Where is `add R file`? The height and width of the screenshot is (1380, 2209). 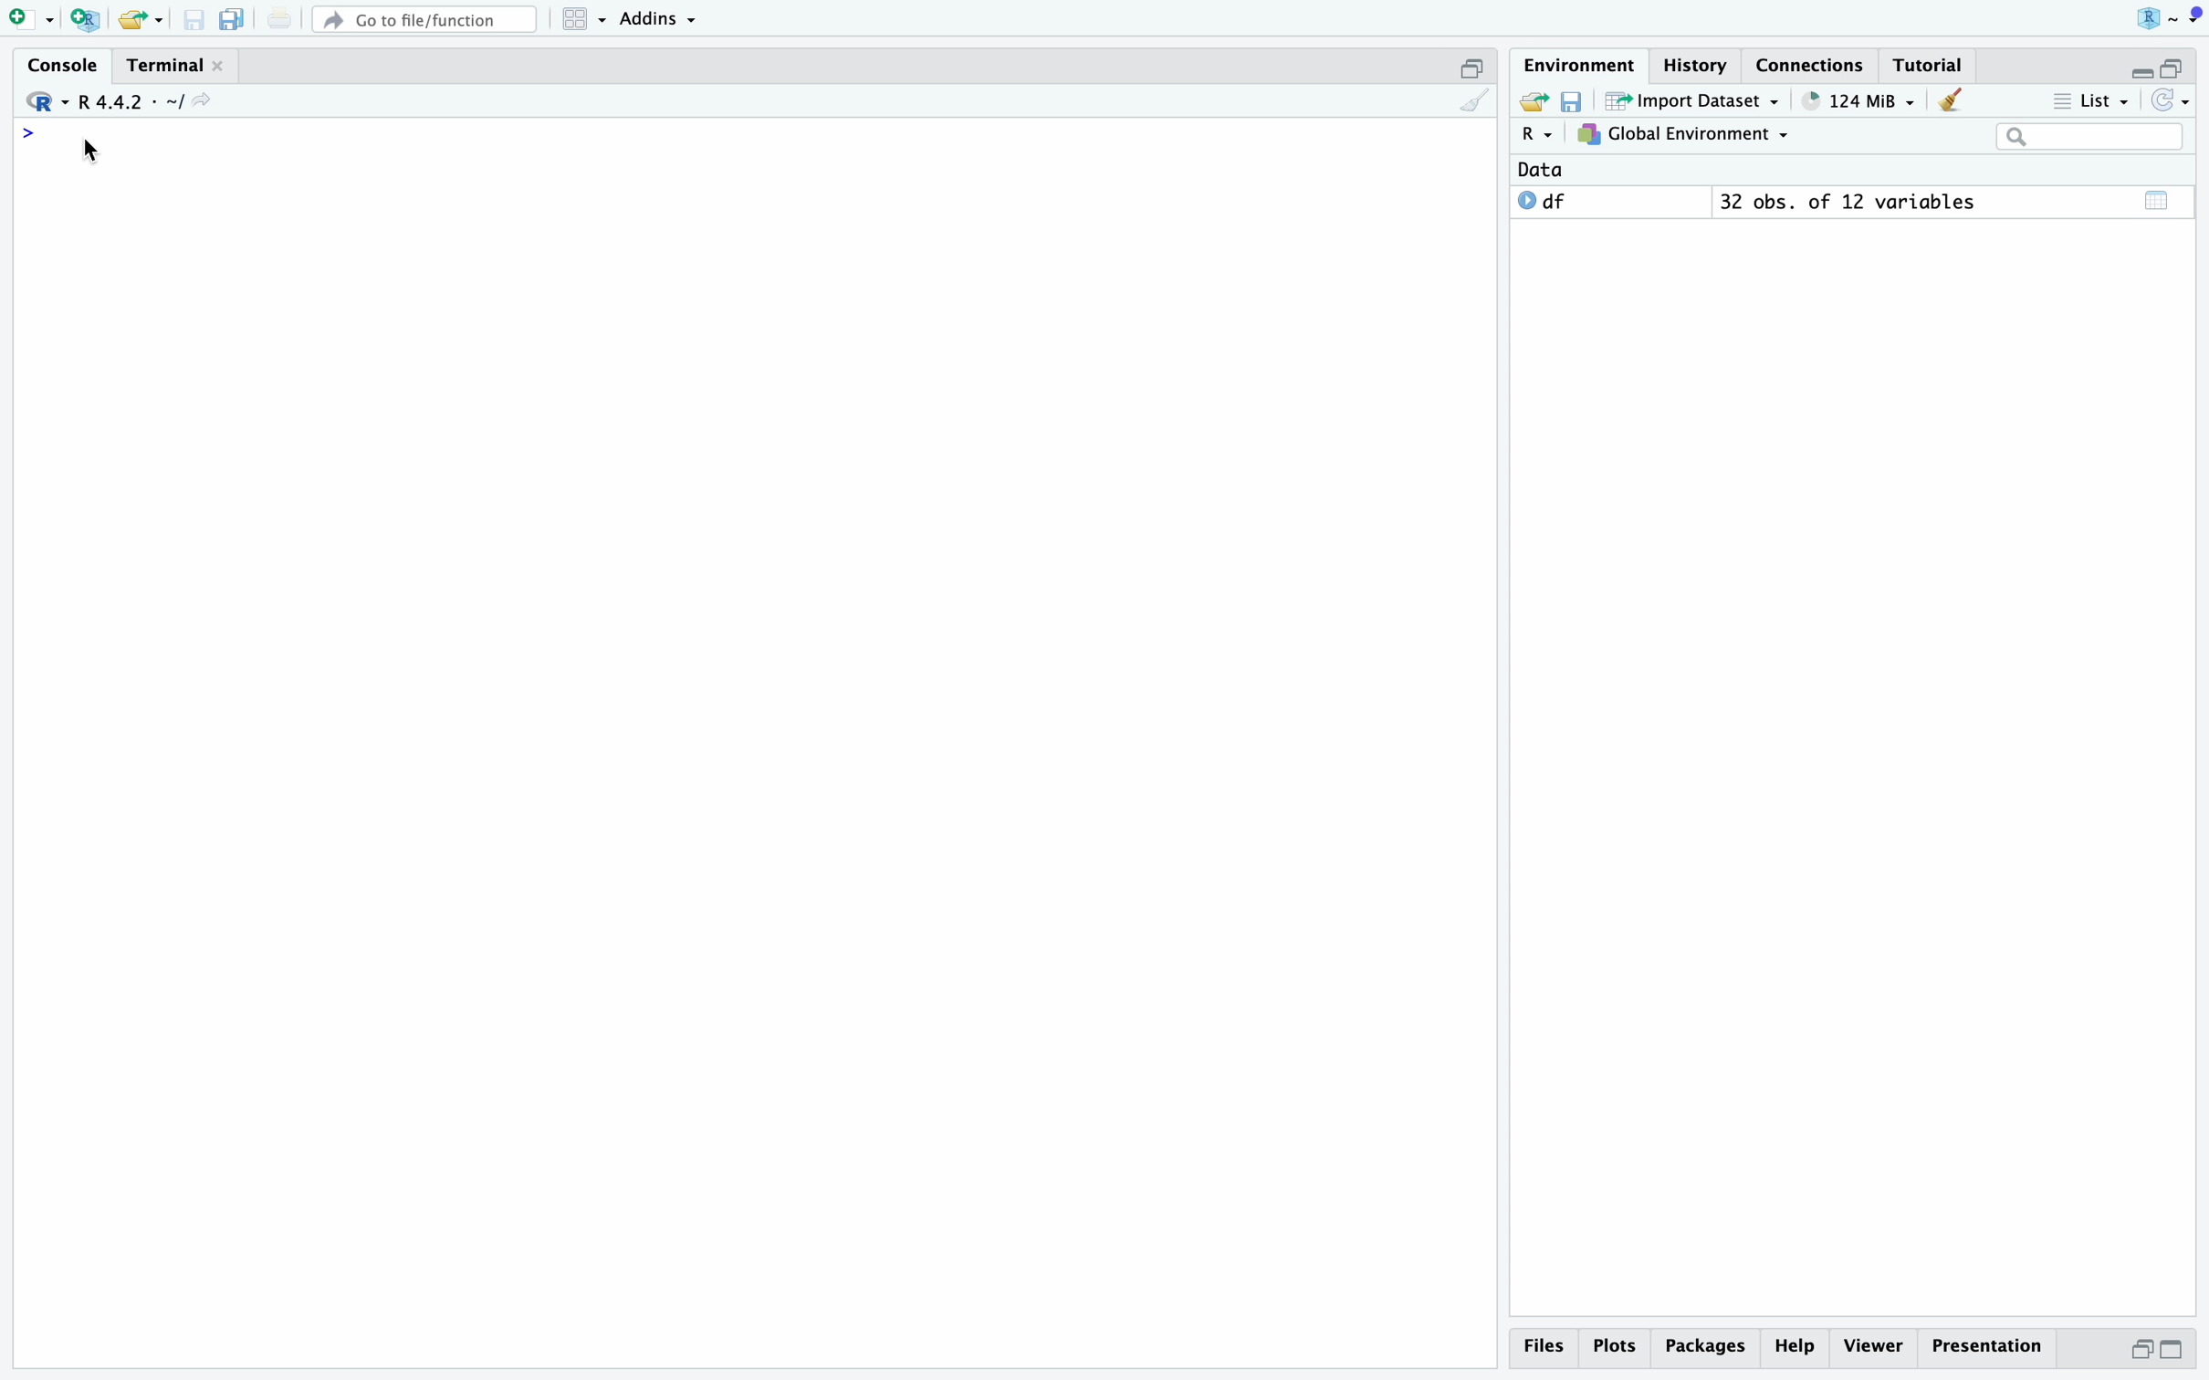
add R file is located at coordinates (88, 20).